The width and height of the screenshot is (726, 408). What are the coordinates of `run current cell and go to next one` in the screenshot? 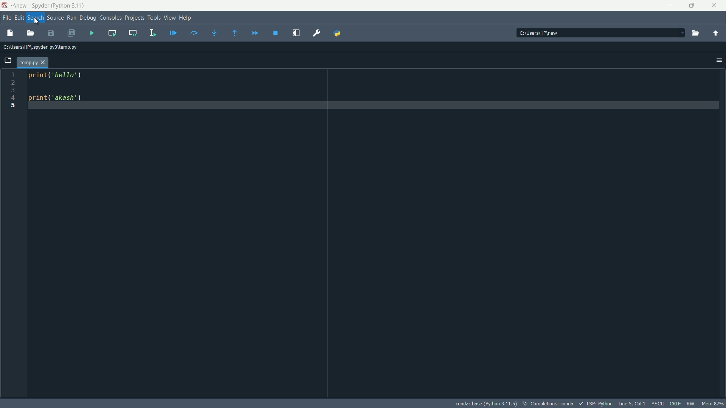 It's located at (132, 33).